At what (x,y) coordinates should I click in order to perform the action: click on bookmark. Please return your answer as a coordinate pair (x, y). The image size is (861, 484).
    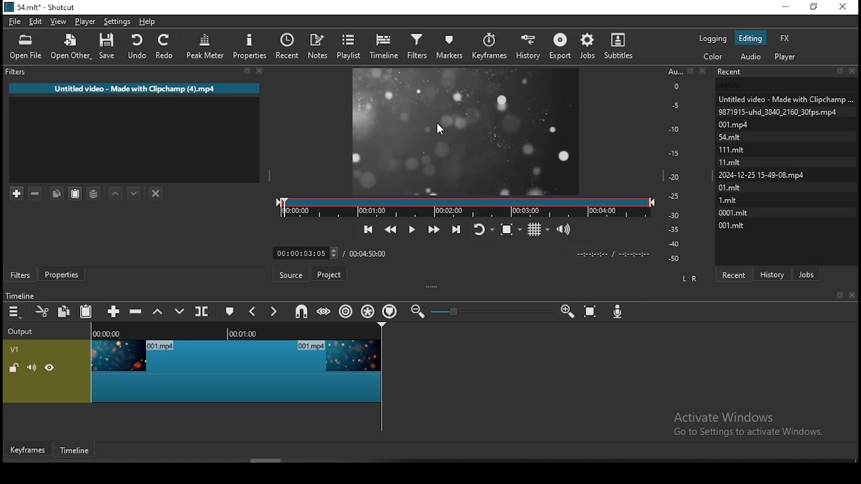
    Looking at the image, I should click on (838, 294).